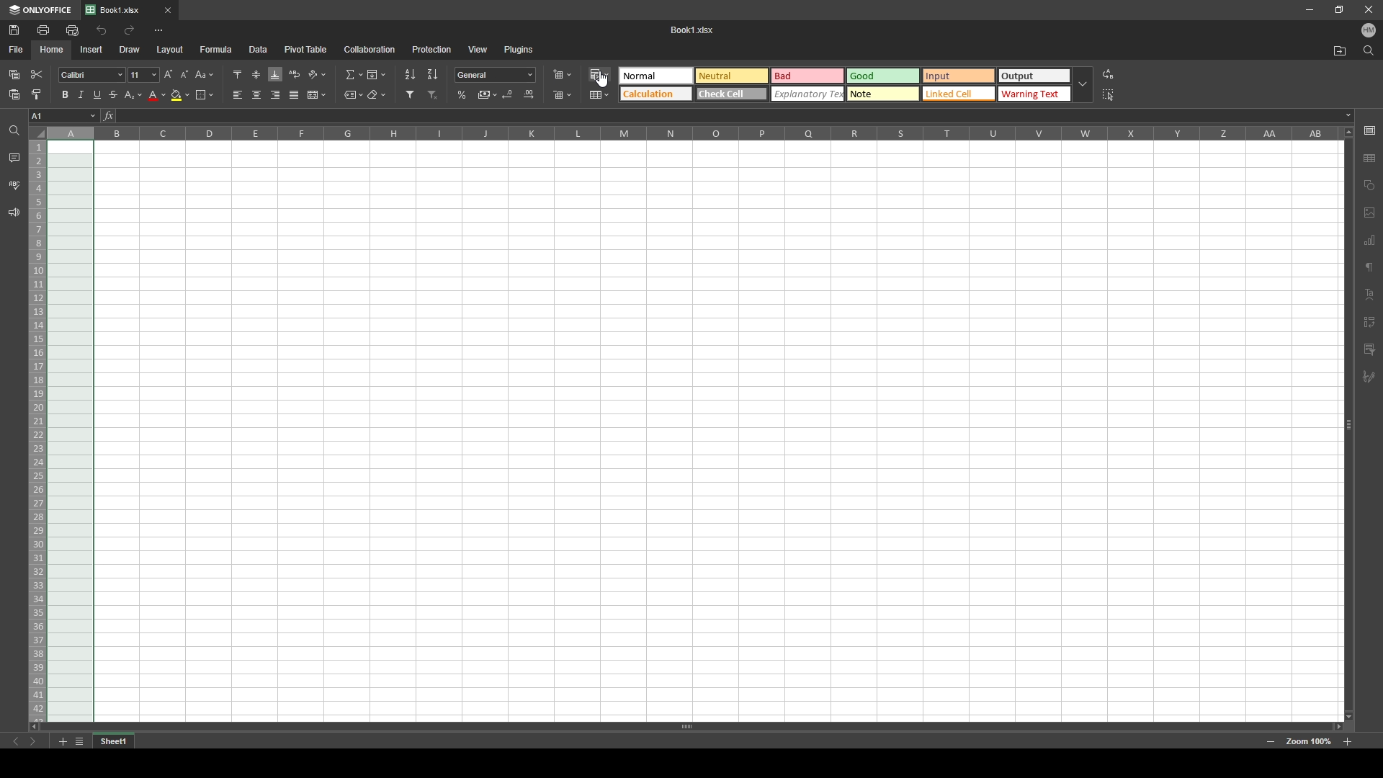 This screenshot has width=1383, height=778. What do you see at coordinates (158, 30) in the screenshot?
I see `more options` at bounding box center [158, 30].